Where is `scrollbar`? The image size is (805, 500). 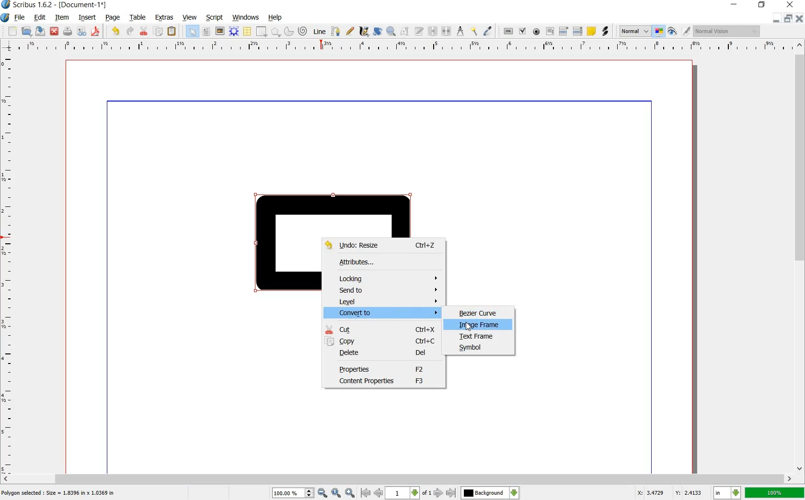
scrollbar is located at coordinates (800, 258).